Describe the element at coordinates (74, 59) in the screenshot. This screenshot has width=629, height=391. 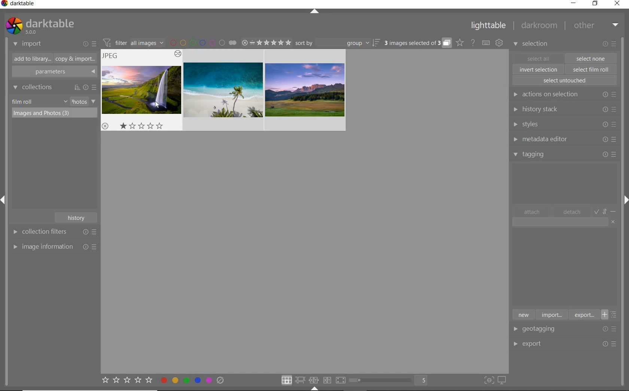
I see `copy & import` at that location.